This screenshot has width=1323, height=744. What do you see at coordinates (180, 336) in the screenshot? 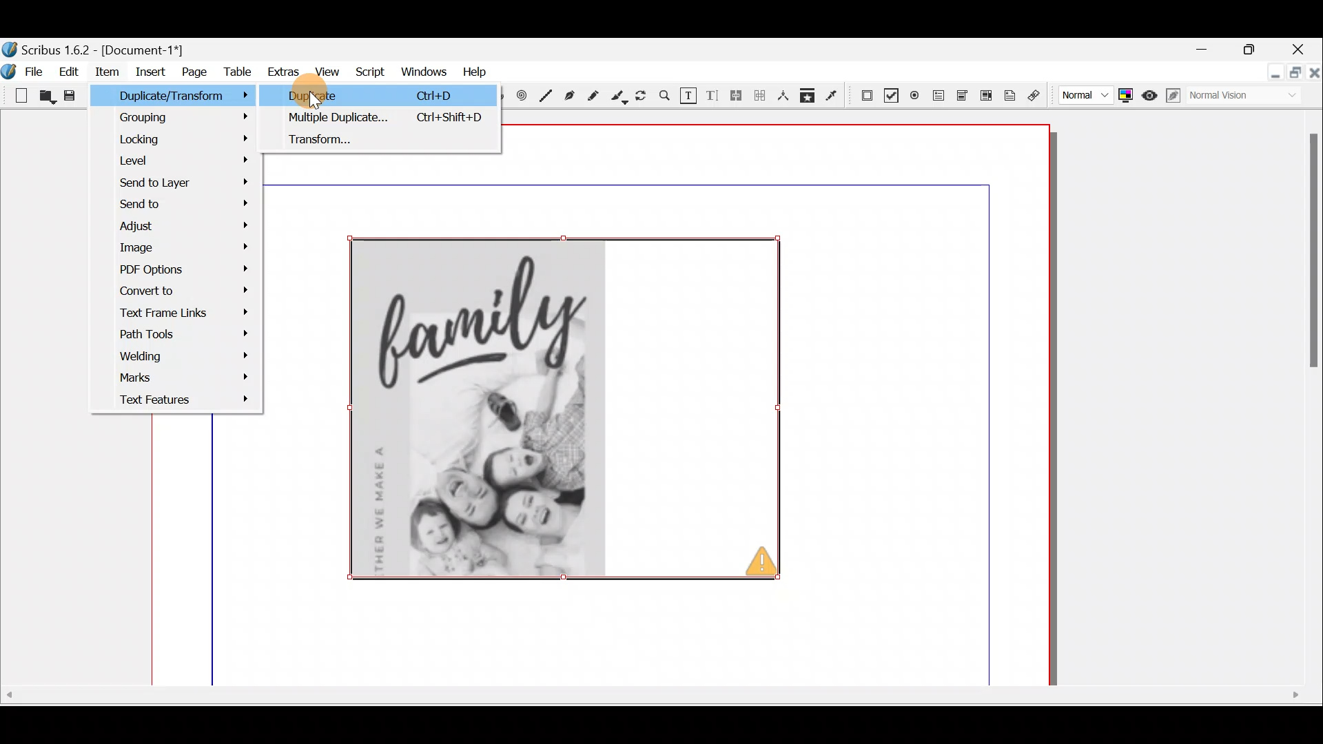
I see `Path tools` at bounding box center [180, 336].